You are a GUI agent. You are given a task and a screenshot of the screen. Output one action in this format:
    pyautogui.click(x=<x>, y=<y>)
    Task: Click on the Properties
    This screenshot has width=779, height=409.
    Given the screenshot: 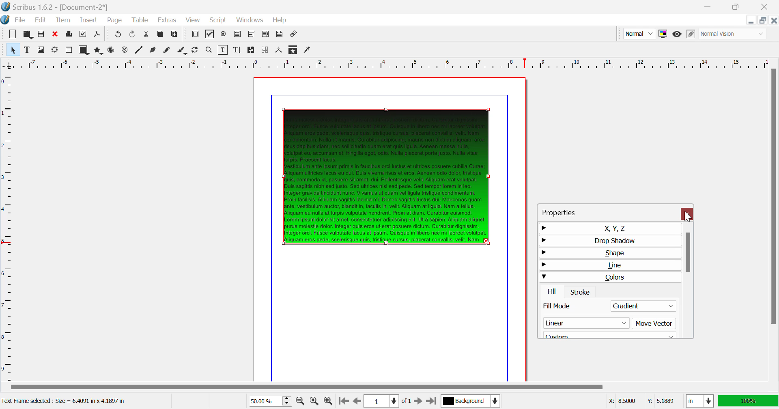 What is the action you would take?
    pyautogui.click(x=568, y=211)
    